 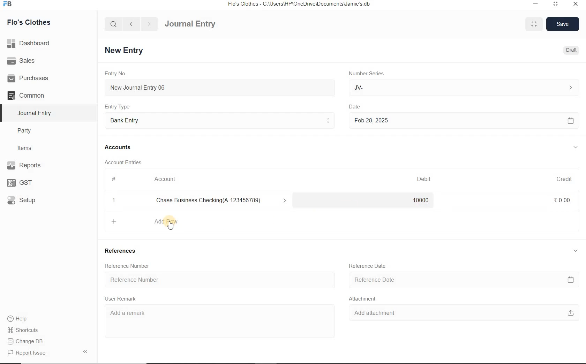 I want to click on maximize, so click(x=556, y=3).